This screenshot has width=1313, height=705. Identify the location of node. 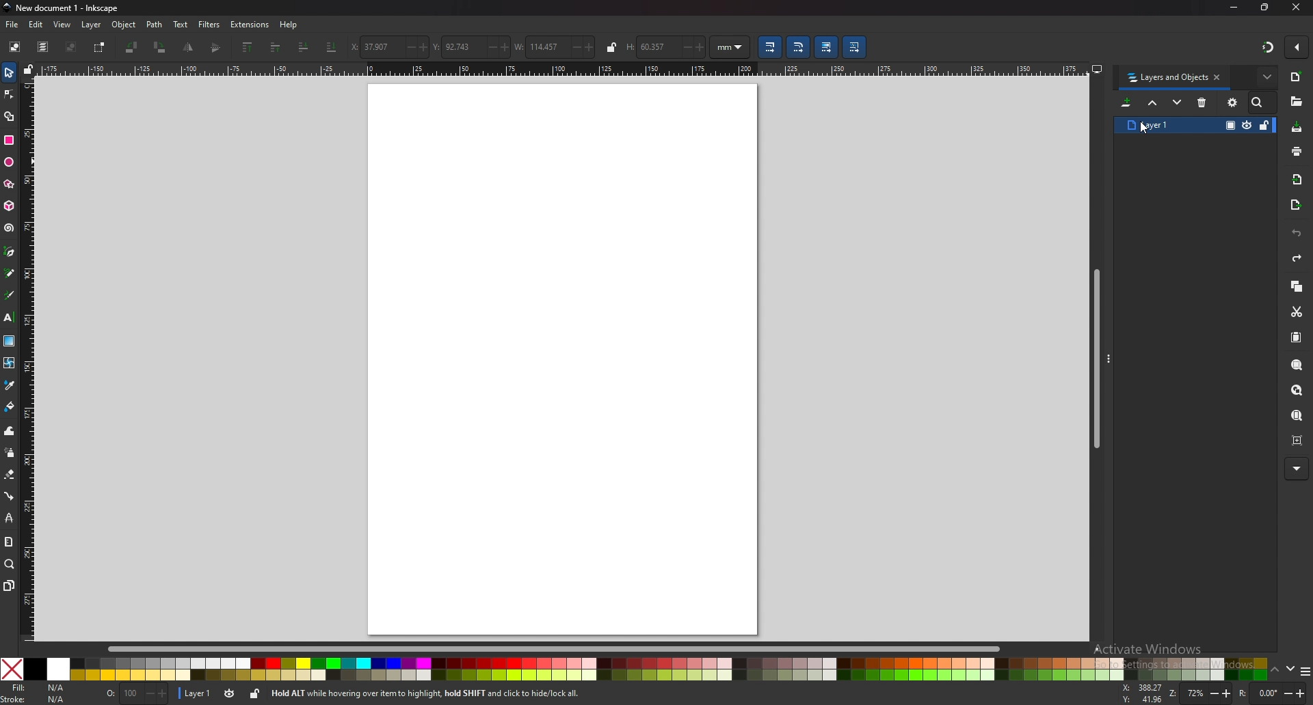
(10, 94).